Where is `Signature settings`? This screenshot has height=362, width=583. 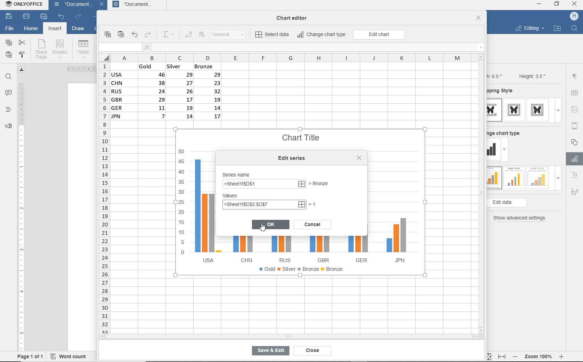 Signature settings is located at coordinates (574, 193).